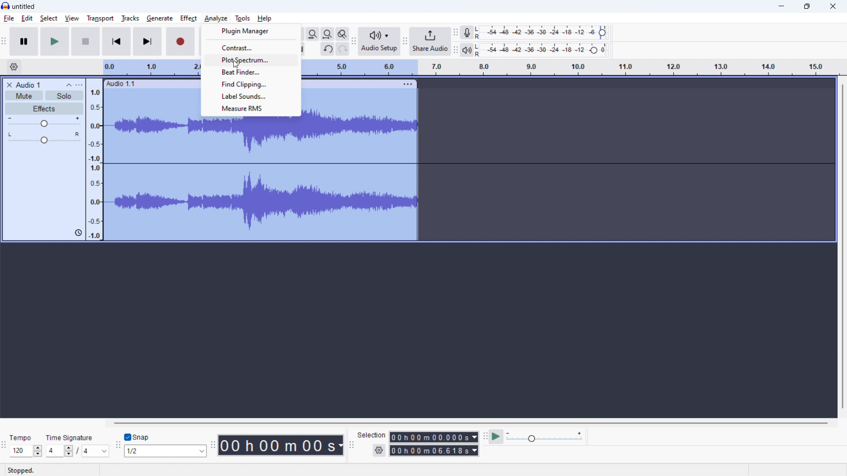  What do you see at coordinates (467, 422) in the screenshot?
I see `Horizontal scroll bar` at bounding box center [467, 422].